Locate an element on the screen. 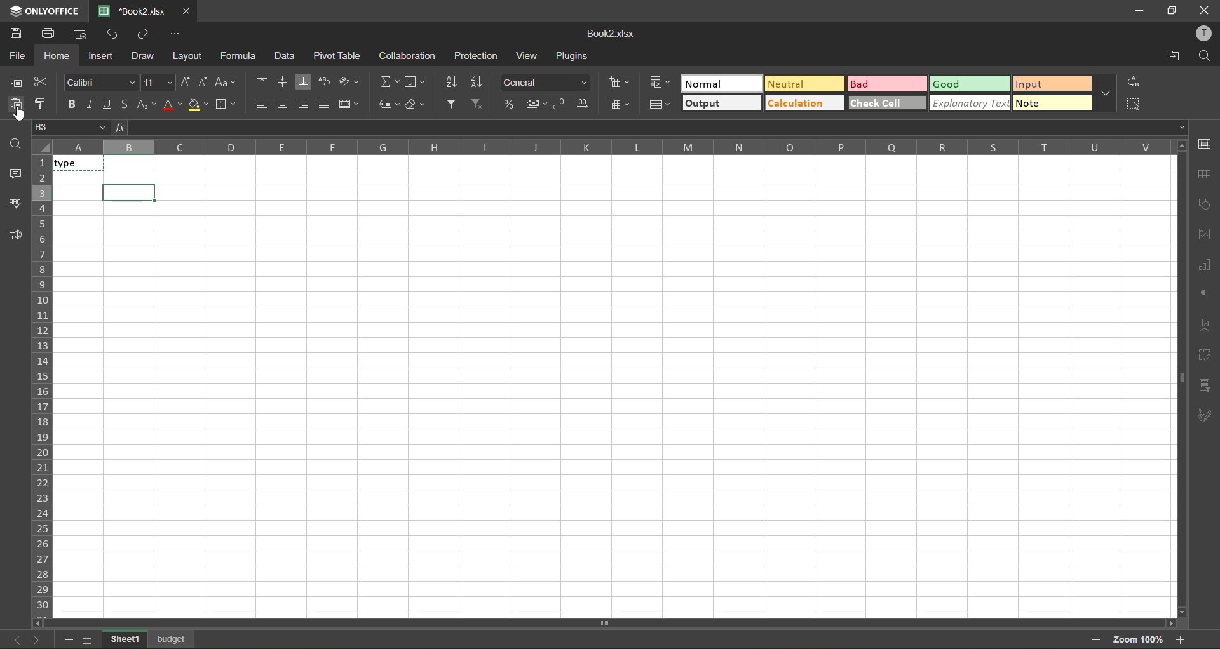 This screenshot has height=649, width=1220. bold is located at coordinates (69, 104).